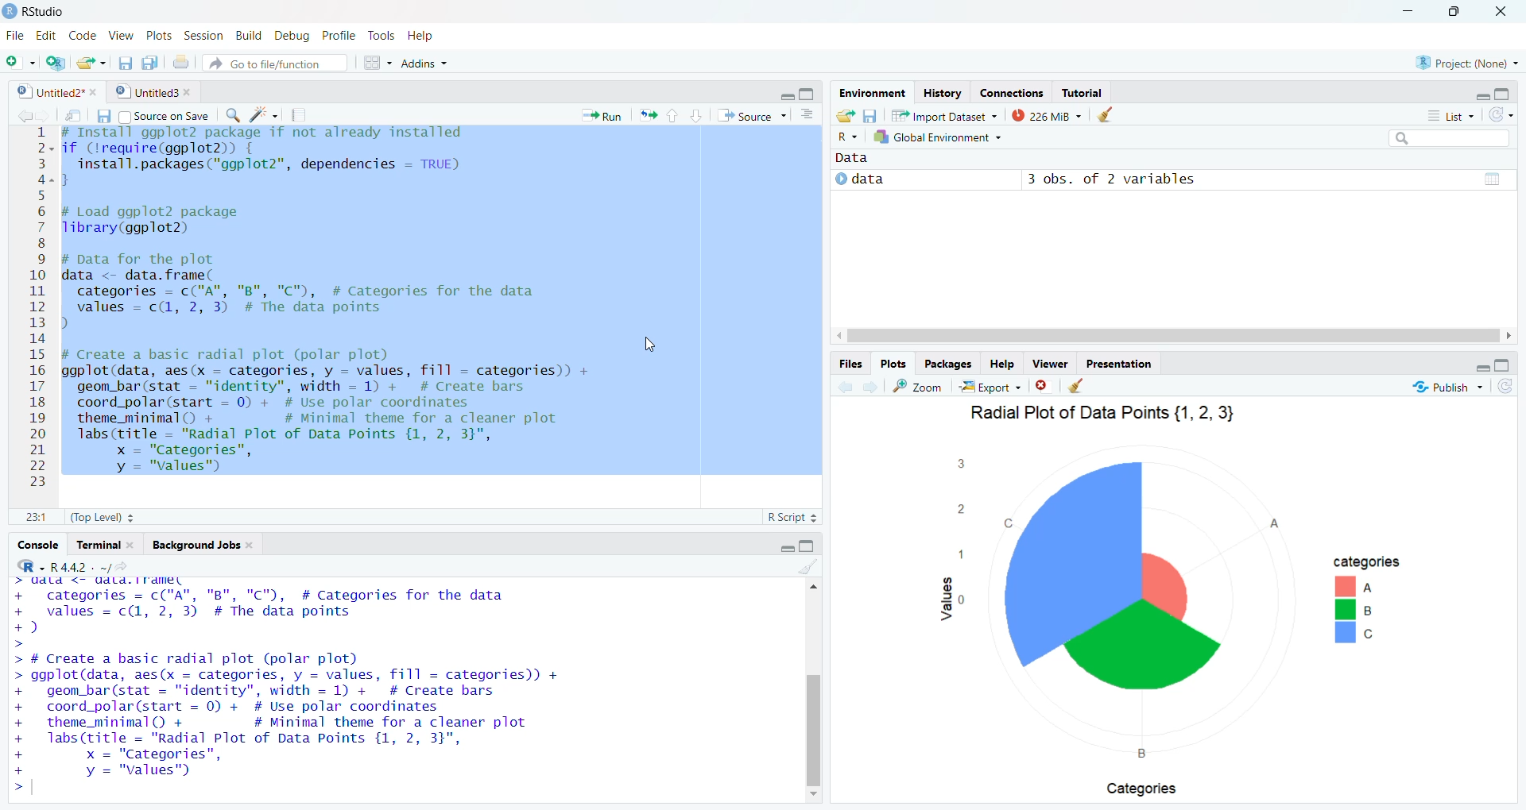 The image size is (1526, 810). What do you see at coordinates (1000, 365) in the screenshot?
I see `Help` at bounding box center [1000, 365].